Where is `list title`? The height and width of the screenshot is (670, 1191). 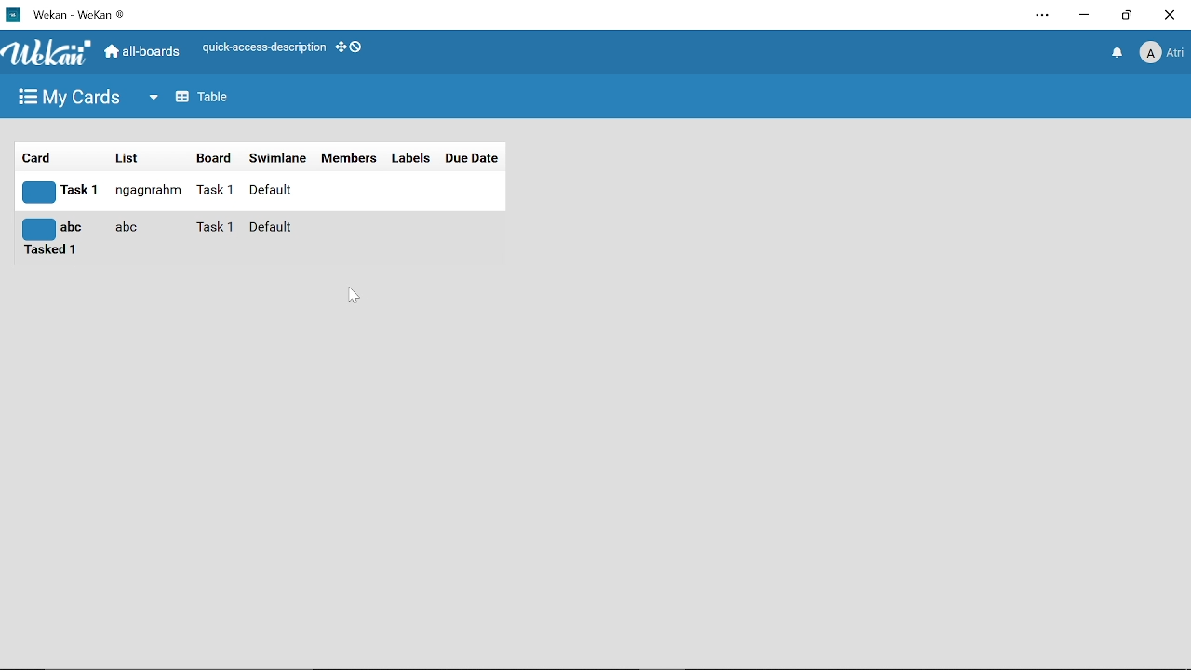
list title is located at coordinates (148, 191).